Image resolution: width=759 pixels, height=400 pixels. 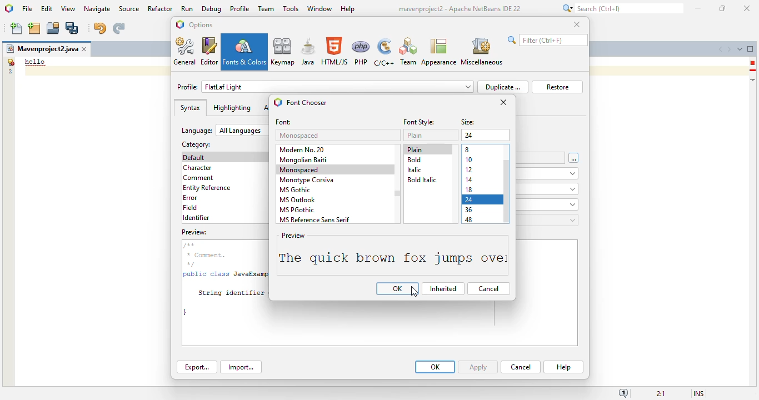 What do you see at coordinates (468, 150) in the screenshot?
I see `8` at bounding box center [468, 150].